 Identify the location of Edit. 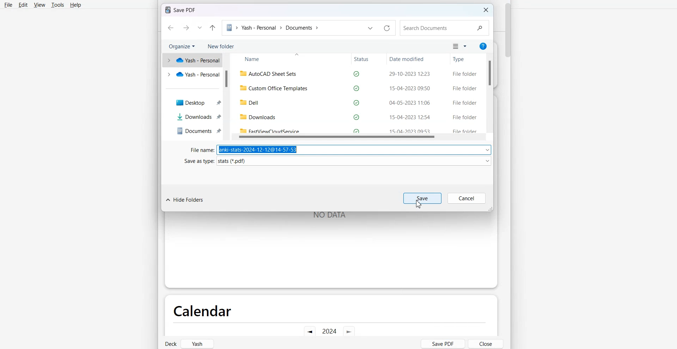
(23, 5).